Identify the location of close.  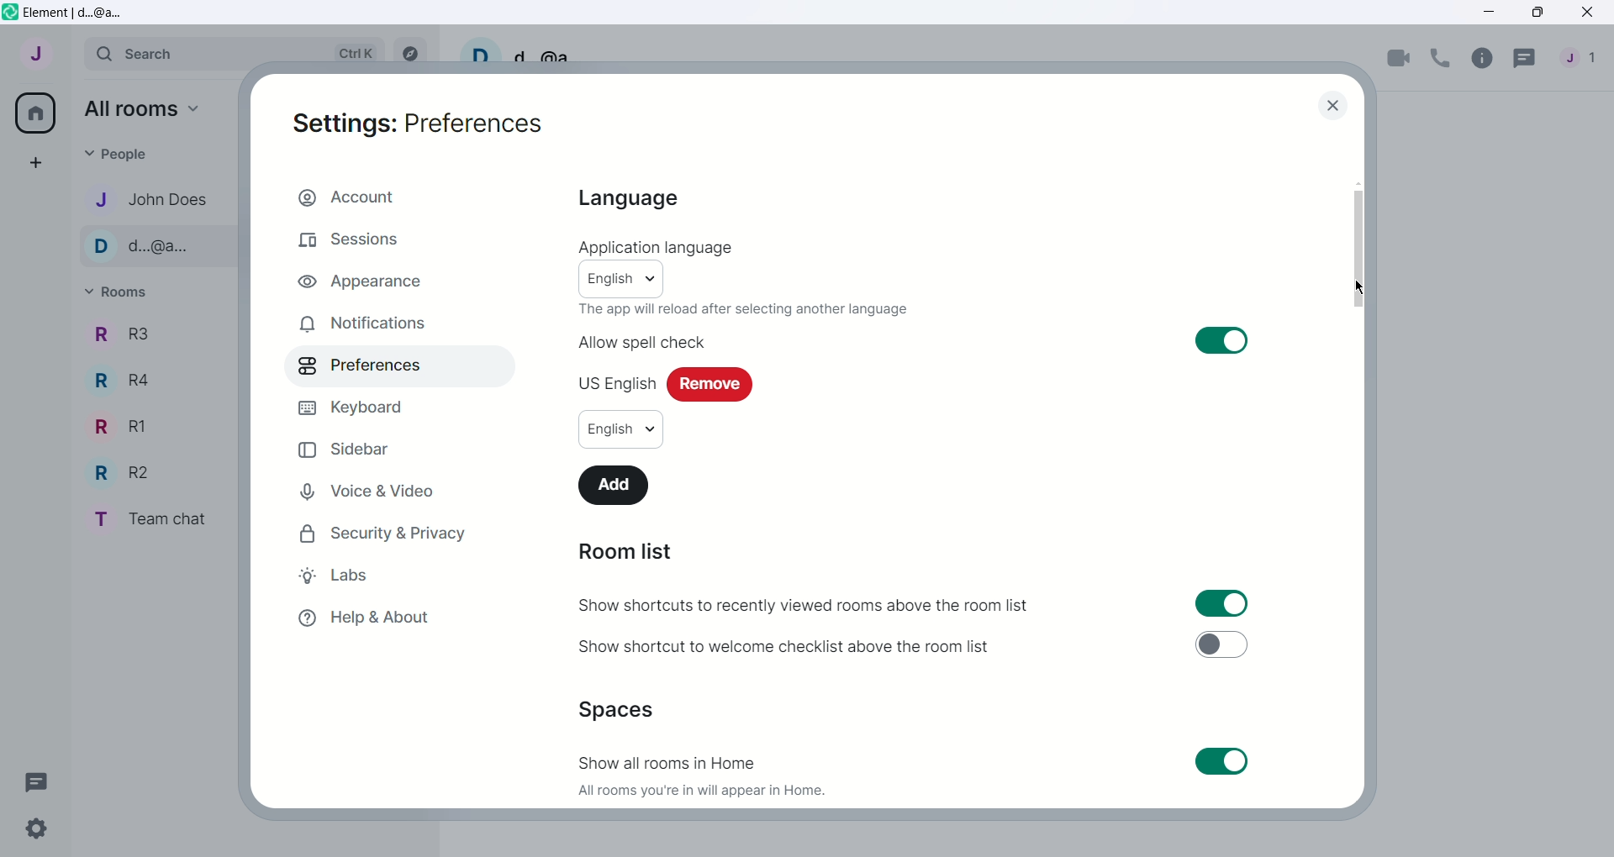
(1333, 105).